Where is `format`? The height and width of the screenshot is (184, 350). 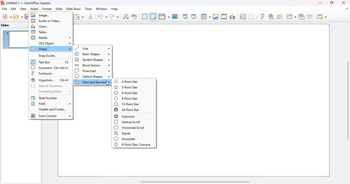 format is located at coordinates (47, 9).